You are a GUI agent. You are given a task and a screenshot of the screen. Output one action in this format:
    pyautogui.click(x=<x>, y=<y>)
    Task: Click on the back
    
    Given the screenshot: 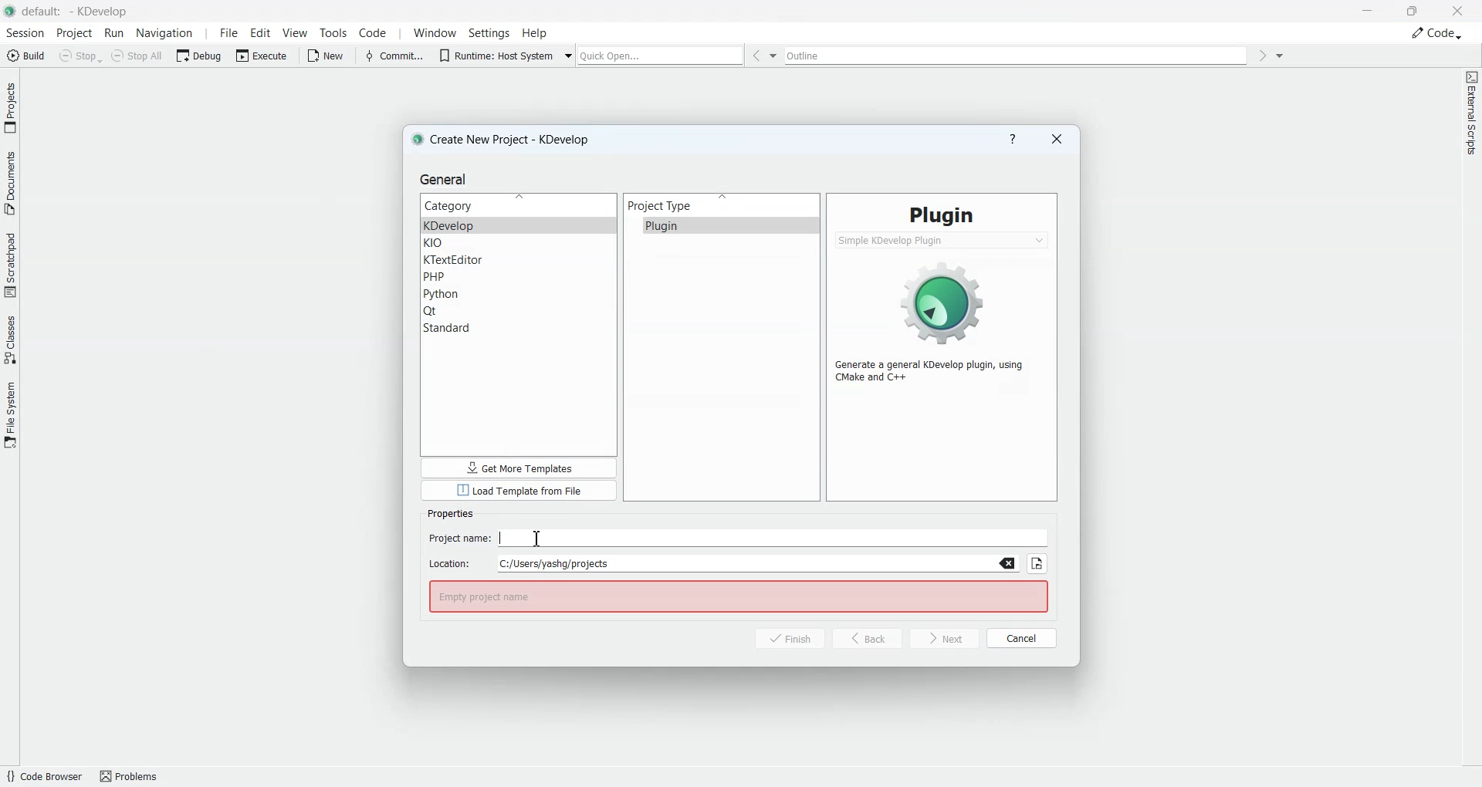 What is the action you would take?
    pyautogui.click(x=868, y=638)
    